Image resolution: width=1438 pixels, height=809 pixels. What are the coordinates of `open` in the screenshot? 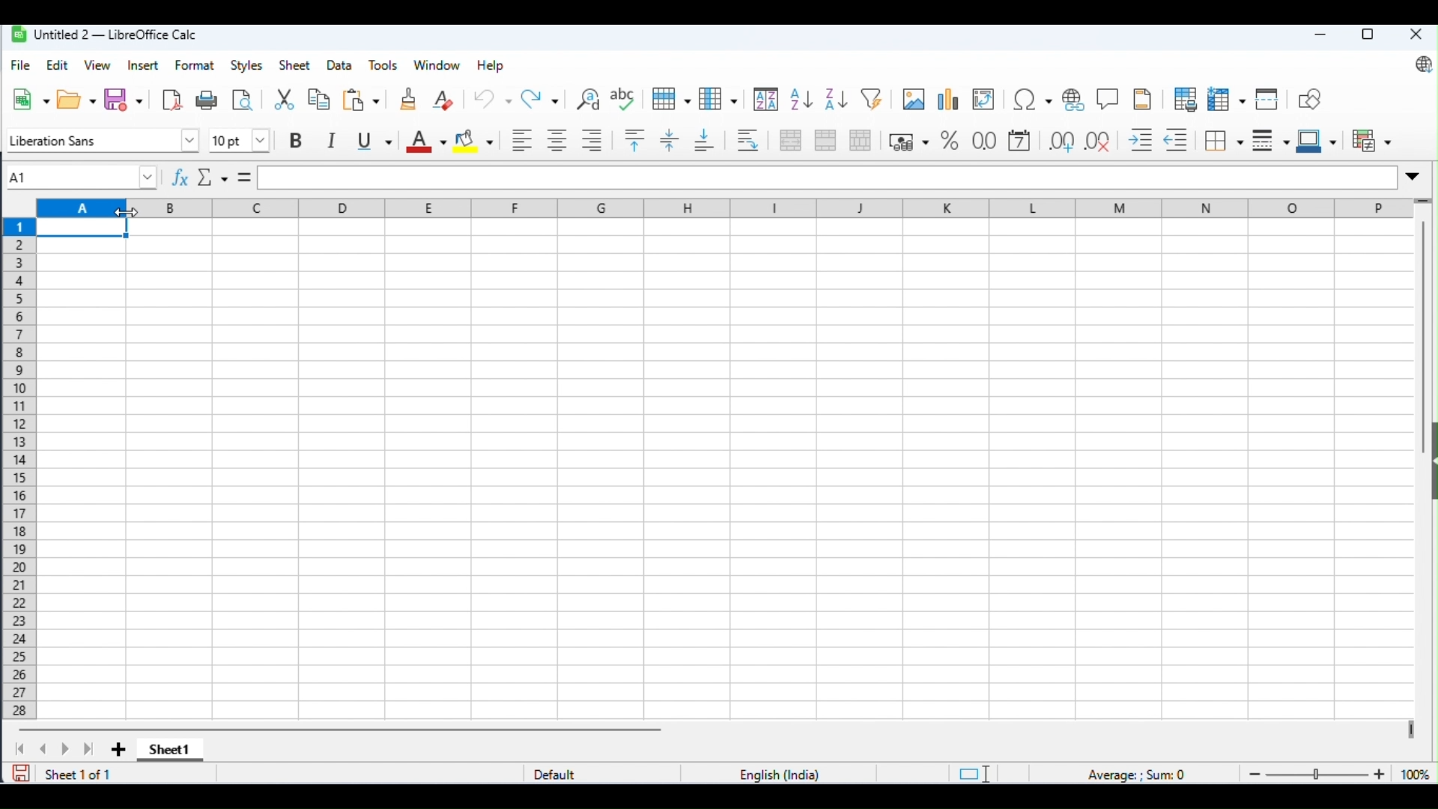 It's located at (77, 98).